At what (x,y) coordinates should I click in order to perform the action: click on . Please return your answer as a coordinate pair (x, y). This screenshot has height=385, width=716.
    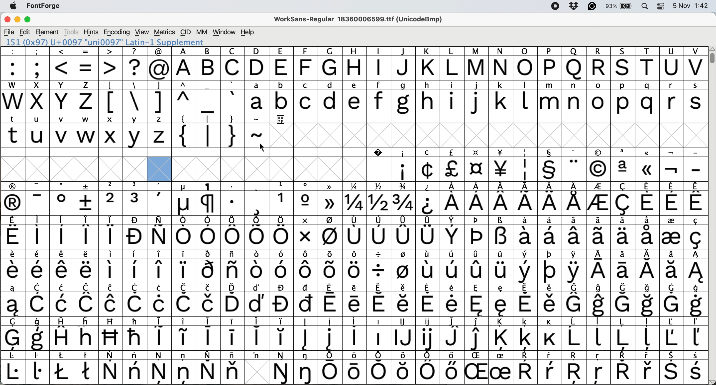
    Looking at the image, I should click on (598, 165).